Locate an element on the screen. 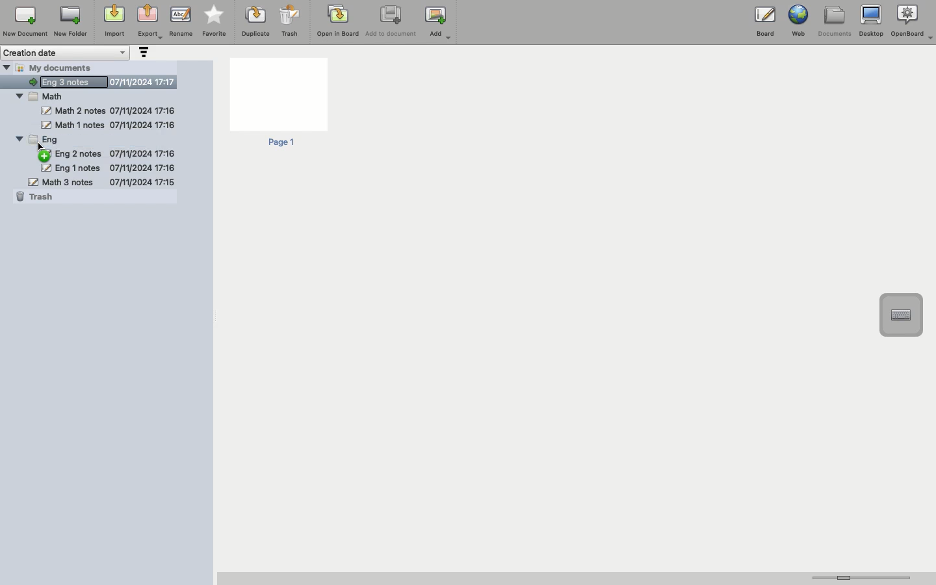  Eng is located at coordinates (44, 139).